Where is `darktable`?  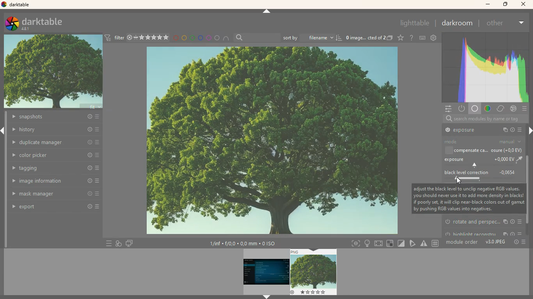
darktable is located at coordinates (17, 5).